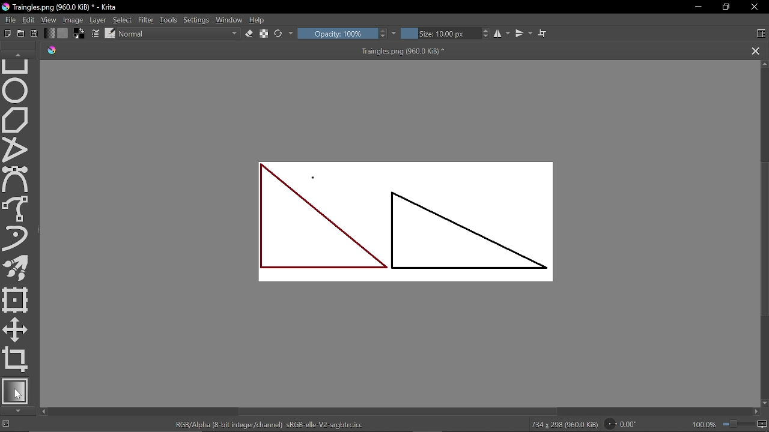 This screenshot has height=432, width=769. I want to click on RGB/Alpha (8-bit integer/channel) sRGE-elle-V2-srgbtrc.icc, so click(272, 424).